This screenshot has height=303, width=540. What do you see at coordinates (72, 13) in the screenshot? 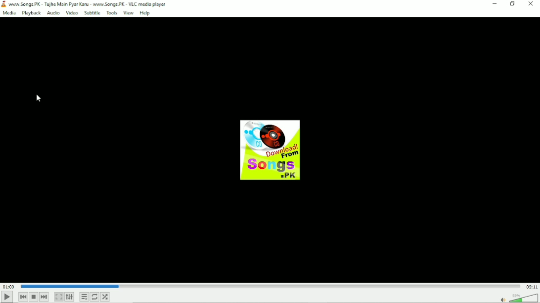
I see `Video` at bounding box center [72, 13].